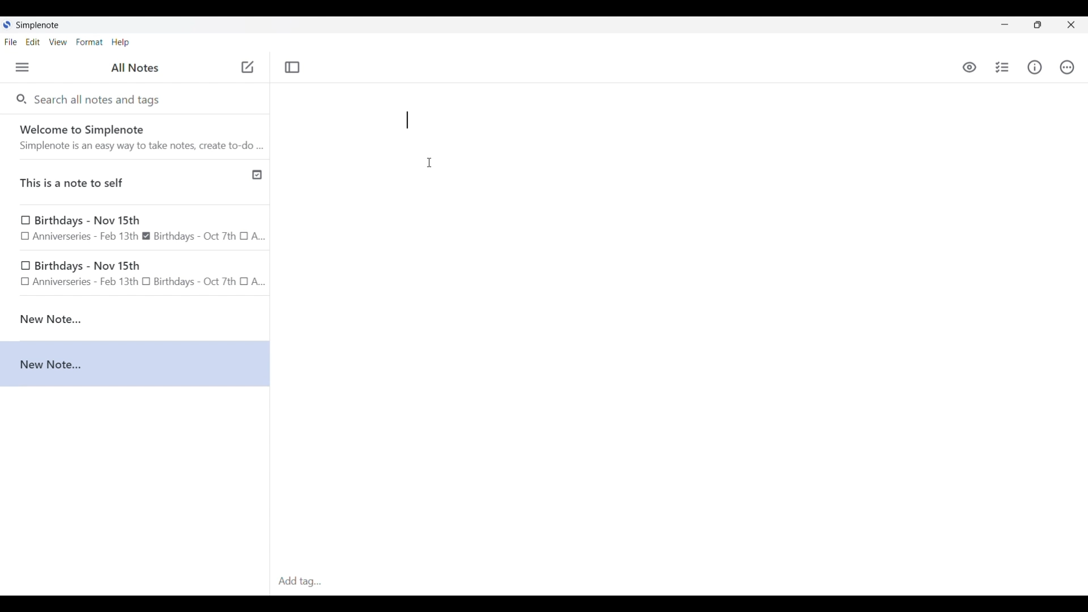 This screenshot has height=612, width=1088. Describe the element at coordinates (1071, 24) in the screenshot. I see `Close interface` at that location.